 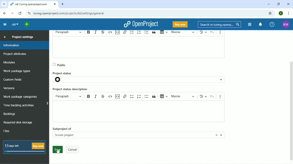 I want to click on Undo, so click(x=212, y=32).